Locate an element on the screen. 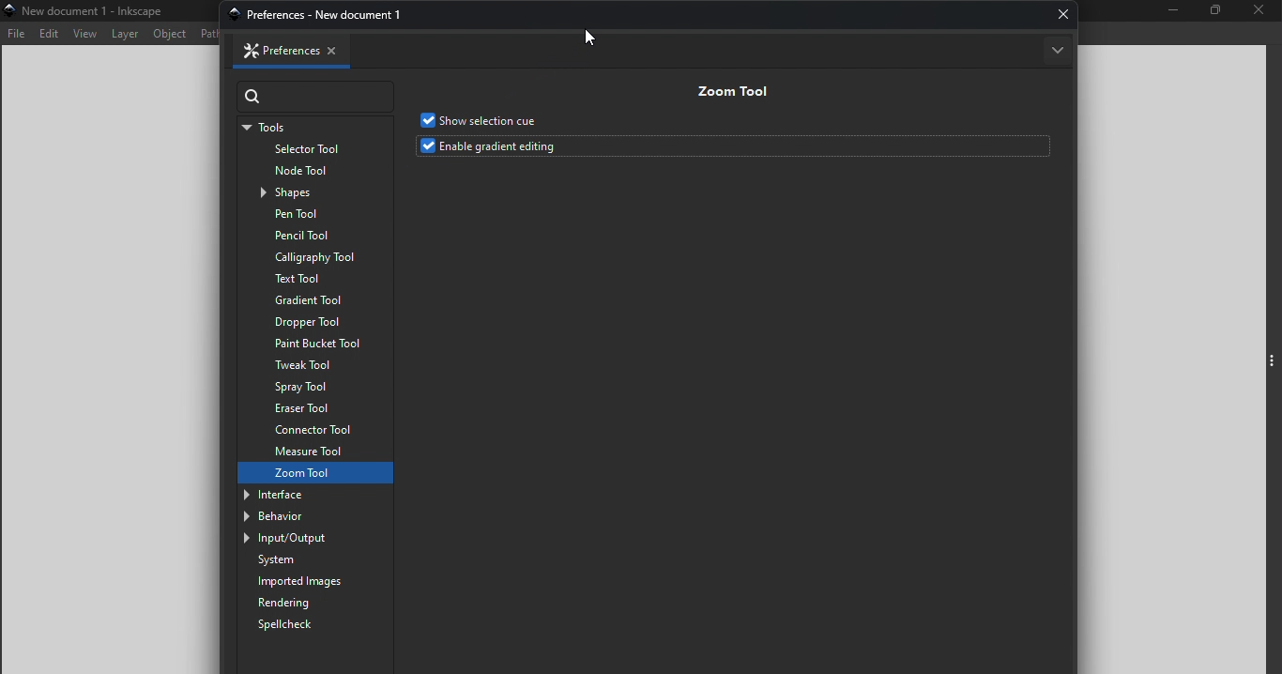  Eraser tool is located at coordinates (317, 406).